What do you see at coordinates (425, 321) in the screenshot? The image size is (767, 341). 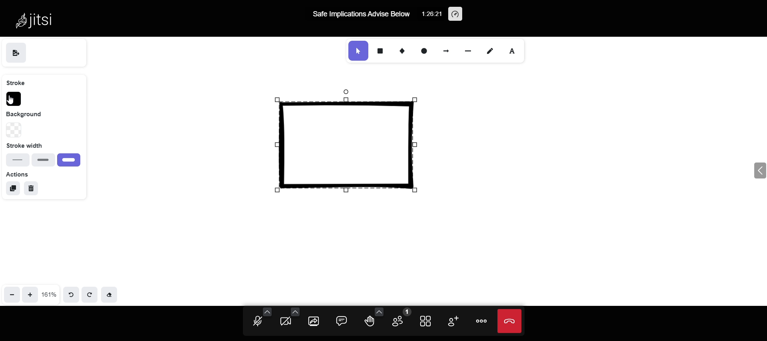 I see `tile view` at bounding box center [425, 321].